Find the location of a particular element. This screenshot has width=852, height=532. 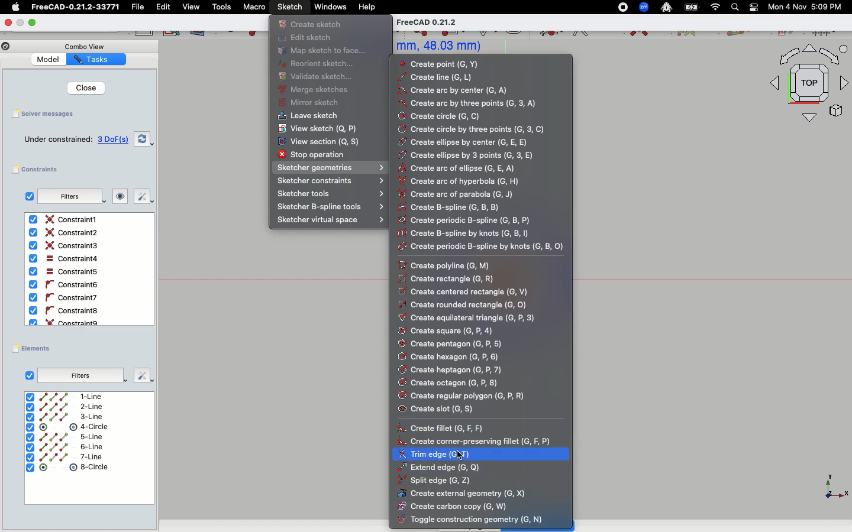

Create centered rectangle is located at coordinates (465, 292).